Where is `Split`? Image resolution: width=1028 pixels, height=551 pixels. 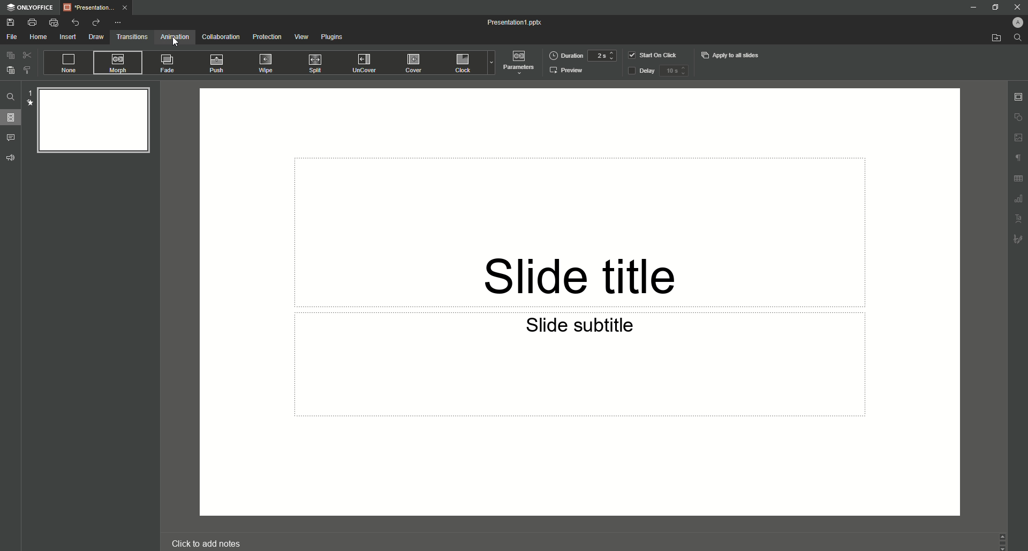
Split is located at coordinates (313, 64).